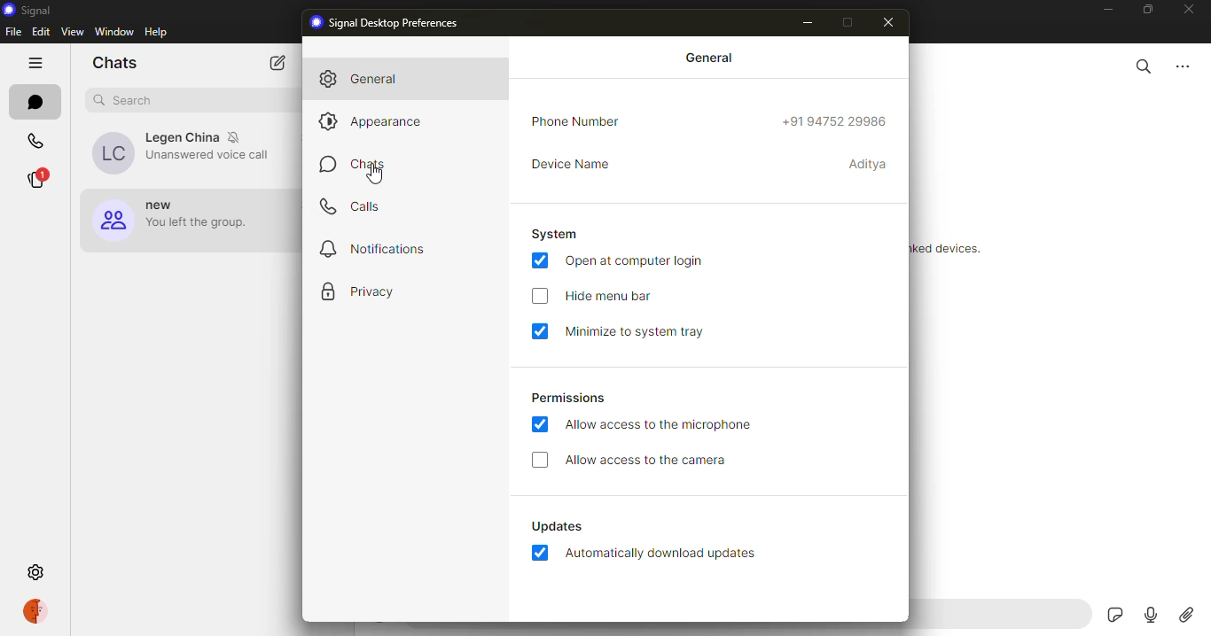 Image resolution: width=1211 pixels, height=636 pixels. I want to click on maximize, so click(847, 21).